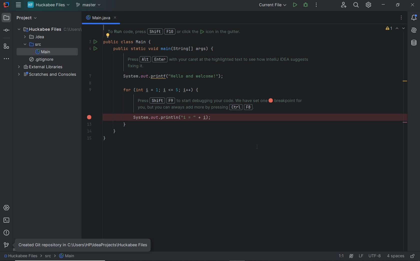 The image size is (420, 261). Describe the element at coordinates (220, 82) in the screenshot. I see `codes` at that location.